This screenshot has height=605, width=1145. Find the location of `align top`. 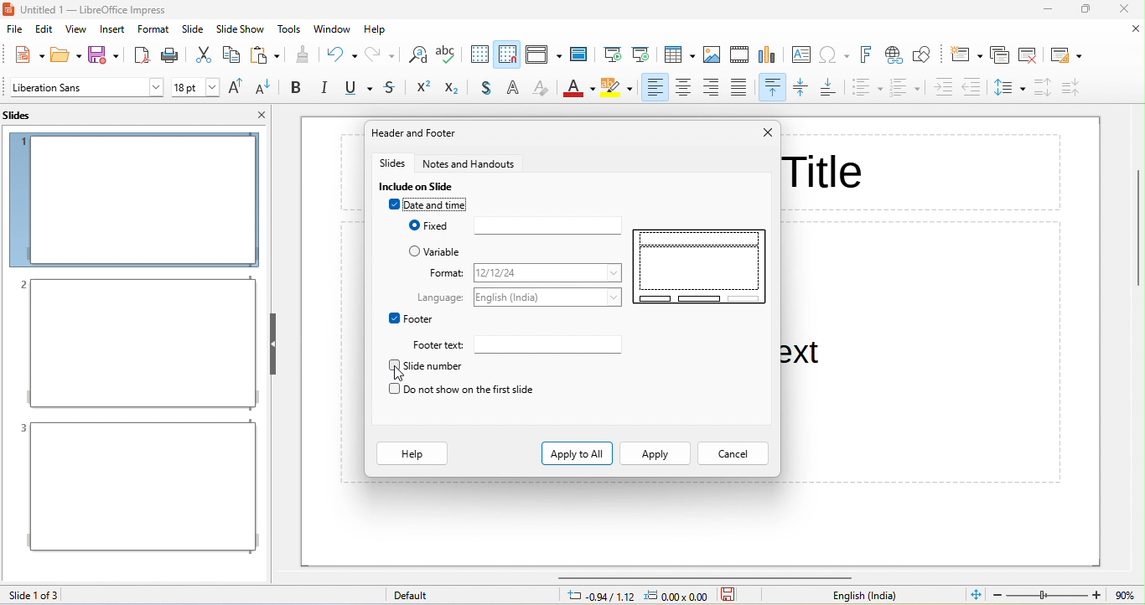

align top is located at coordinates (774, 88).